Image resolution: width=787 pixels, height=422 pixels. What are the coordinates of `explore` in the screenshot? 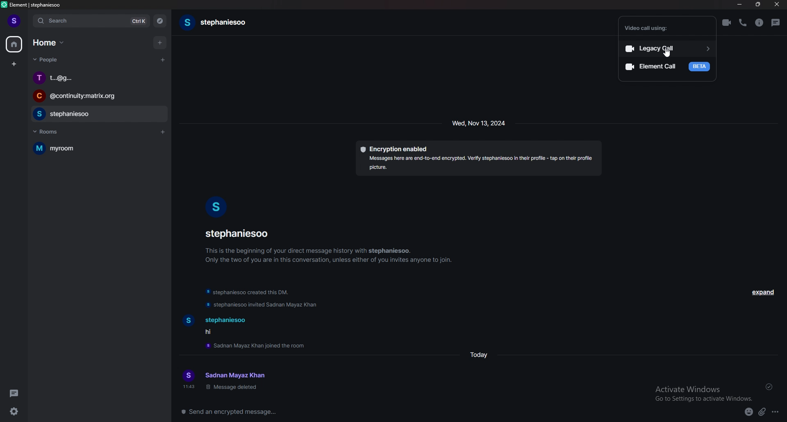 It's located at (160, 21).